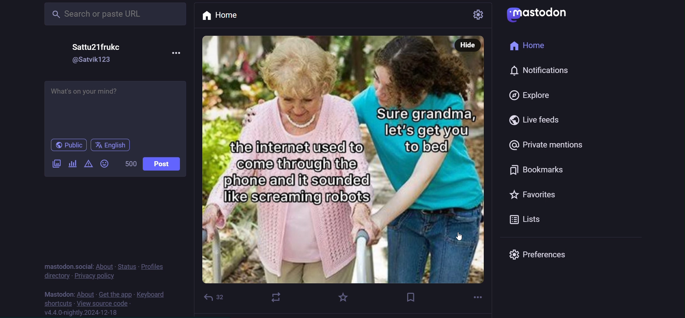 The image size is (685, 318). What do you see at coordinates (472, 14) in the screenshot?
I see `setting` at bounding box center [472, 14].